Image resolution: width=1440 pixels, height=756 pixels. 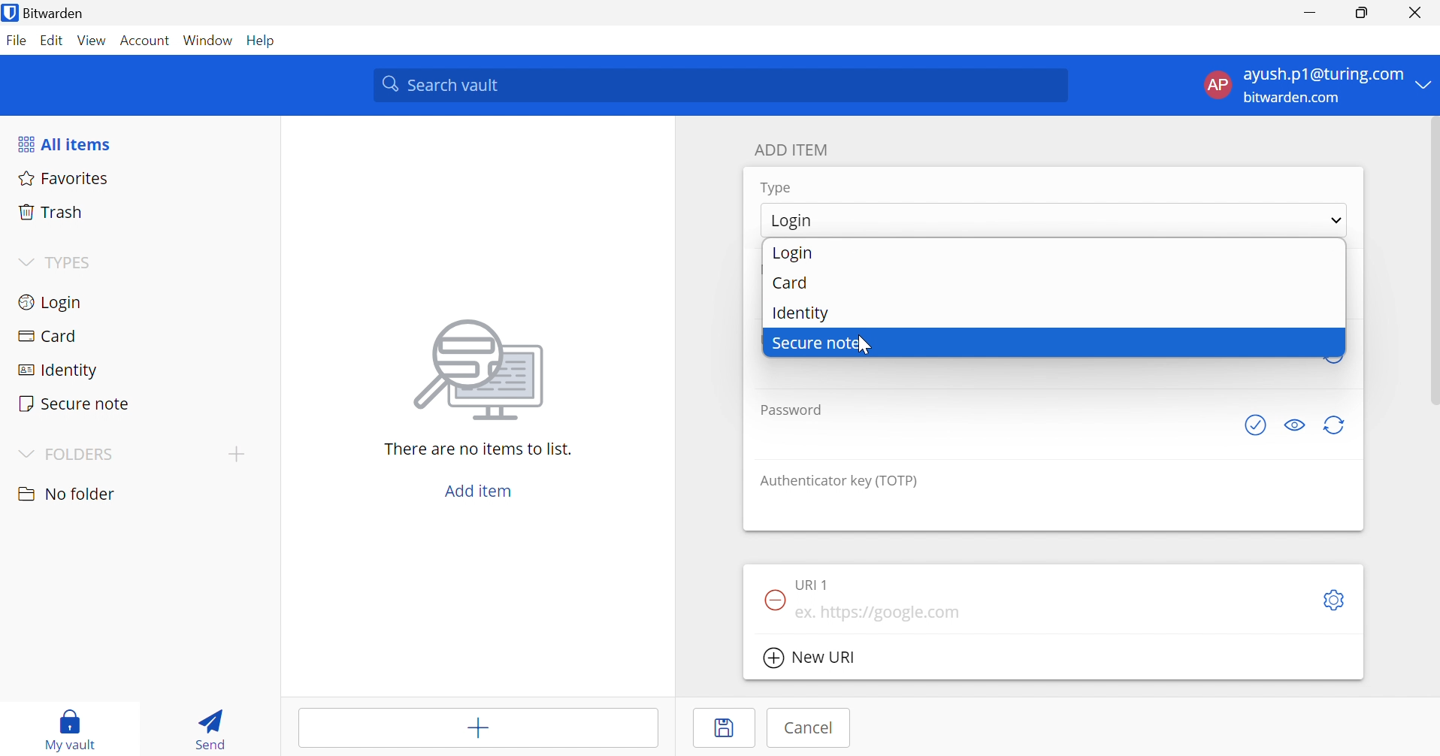 What do you see at coordinates (77, 718) in the screenshot?
I see `My vault` at bounding box center [77, 718].